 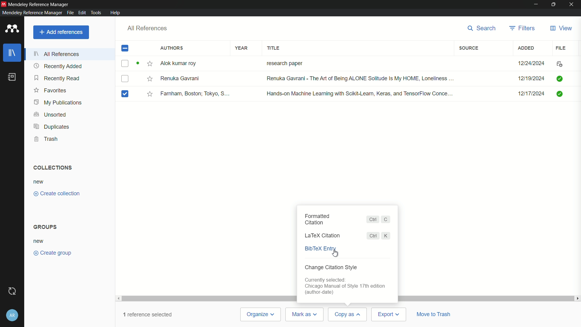 What do you see at coordinates (13, 290) in the screenshot?
I see `sync` at bounding box center [13, 290].